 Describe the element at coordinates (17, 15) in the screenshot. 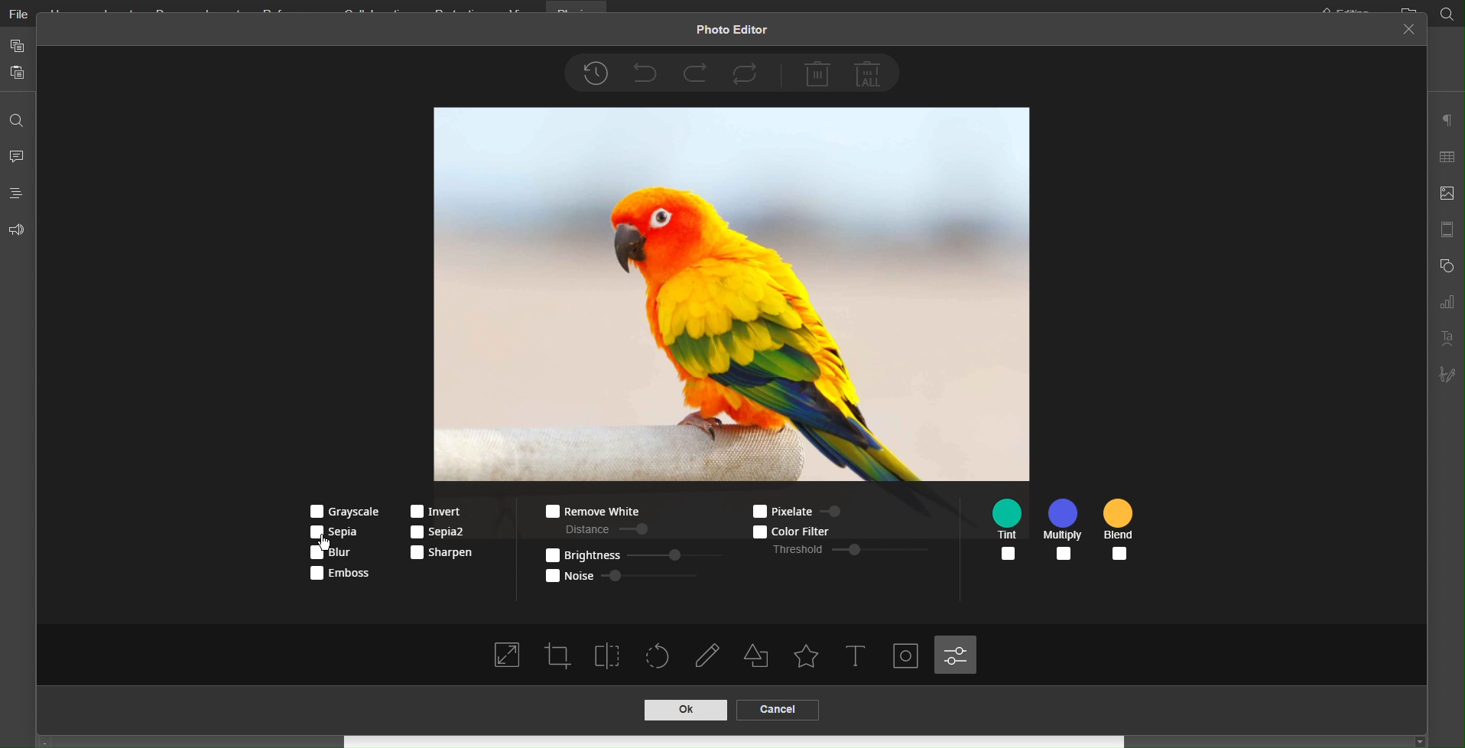

I see `File` at that location.